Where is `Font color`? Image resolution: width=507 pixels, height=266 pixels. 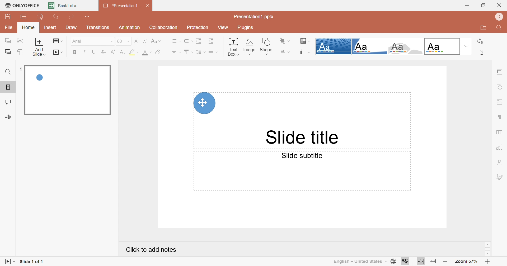
Font color is located at coordinates (146, 52).